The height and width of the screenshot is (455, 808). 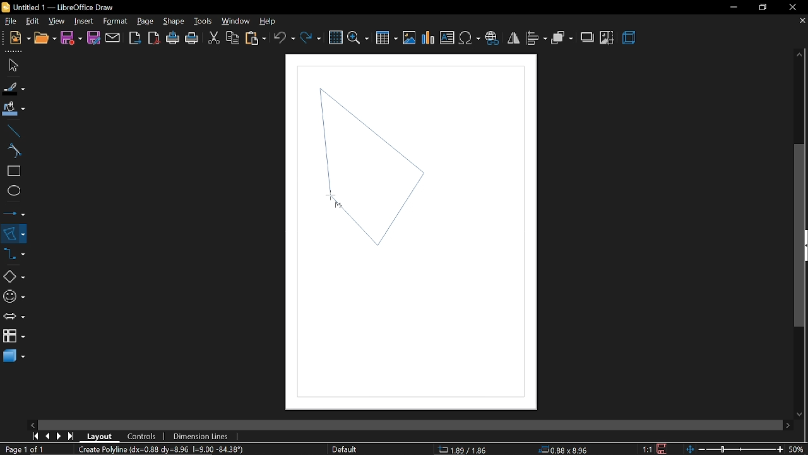 What do you see at coordinates (468, 449) in the screenshot?
I see `co-ordinate 22.70/12.93` at bounding box center [468, 449].